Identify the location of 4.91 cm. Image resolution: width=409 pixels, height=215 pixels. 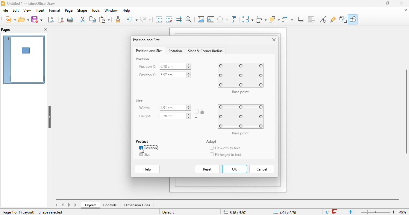
(175, 107).